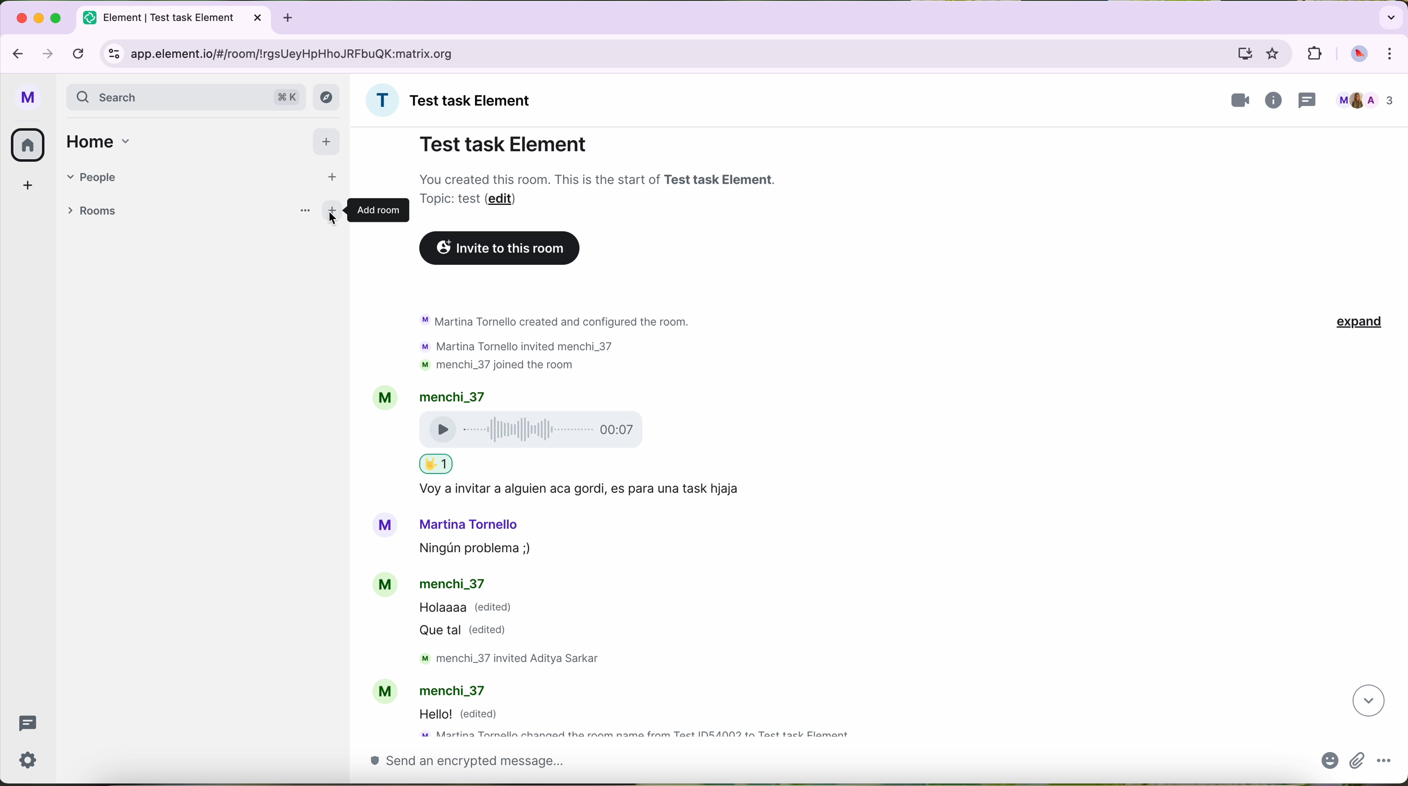 Image resolution: width=1408 pixels, height=786 pixels. Describe the element at coordinates (327, 99) in the screenshot. I see `explore button` at that location.